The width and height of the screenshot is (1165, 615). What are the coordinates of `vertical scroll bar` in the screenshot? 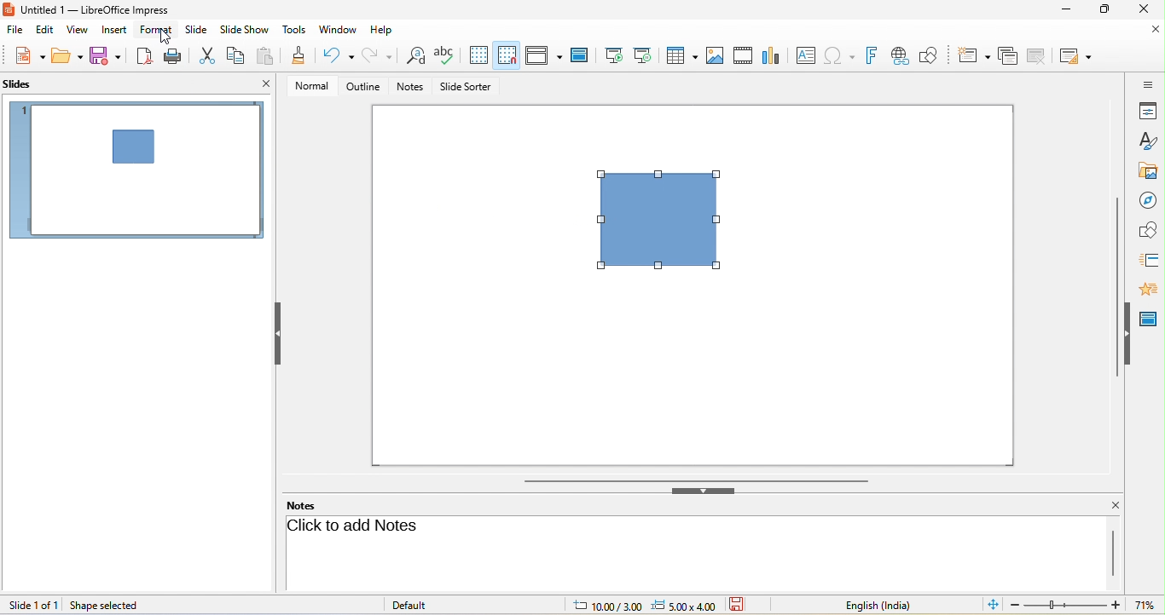 It's located at (1111, 552).